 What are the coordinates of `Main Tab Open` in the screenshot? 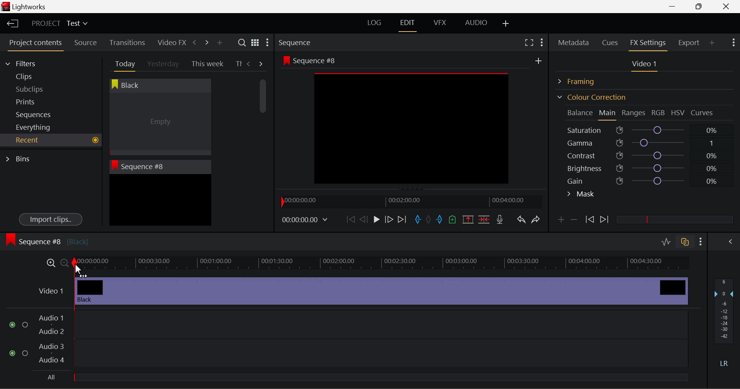 It's located at (608, 114).